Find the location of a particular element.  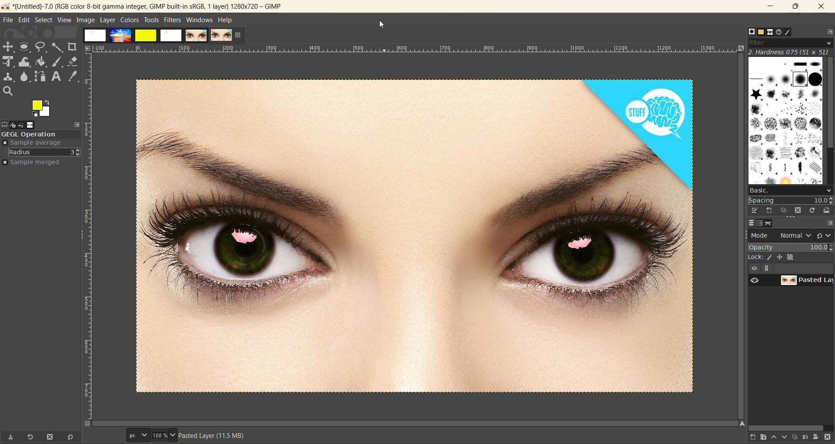

clone is located at coordinates (9, 77).